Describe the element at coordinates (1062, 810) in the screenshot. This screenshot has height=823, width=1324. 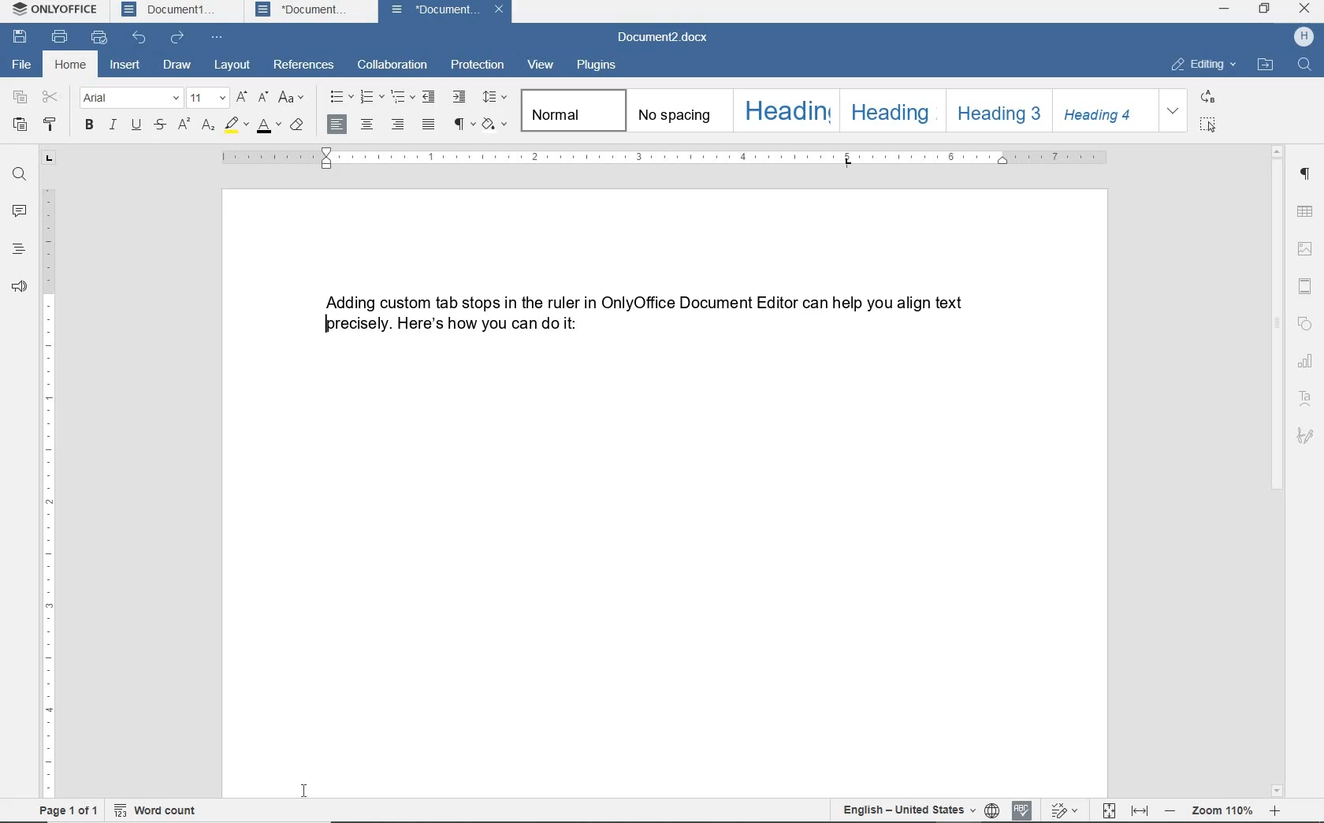
I see `track changes` at that location.